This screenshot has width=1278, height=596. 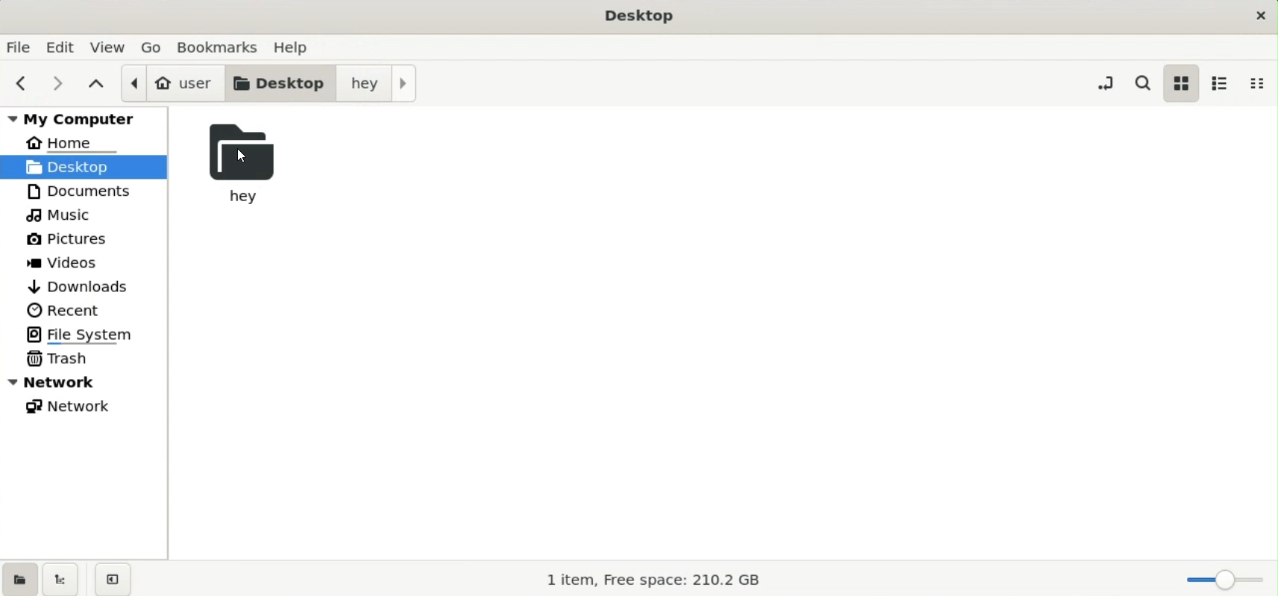 I want to click on trash, so click(x=61, y=358).